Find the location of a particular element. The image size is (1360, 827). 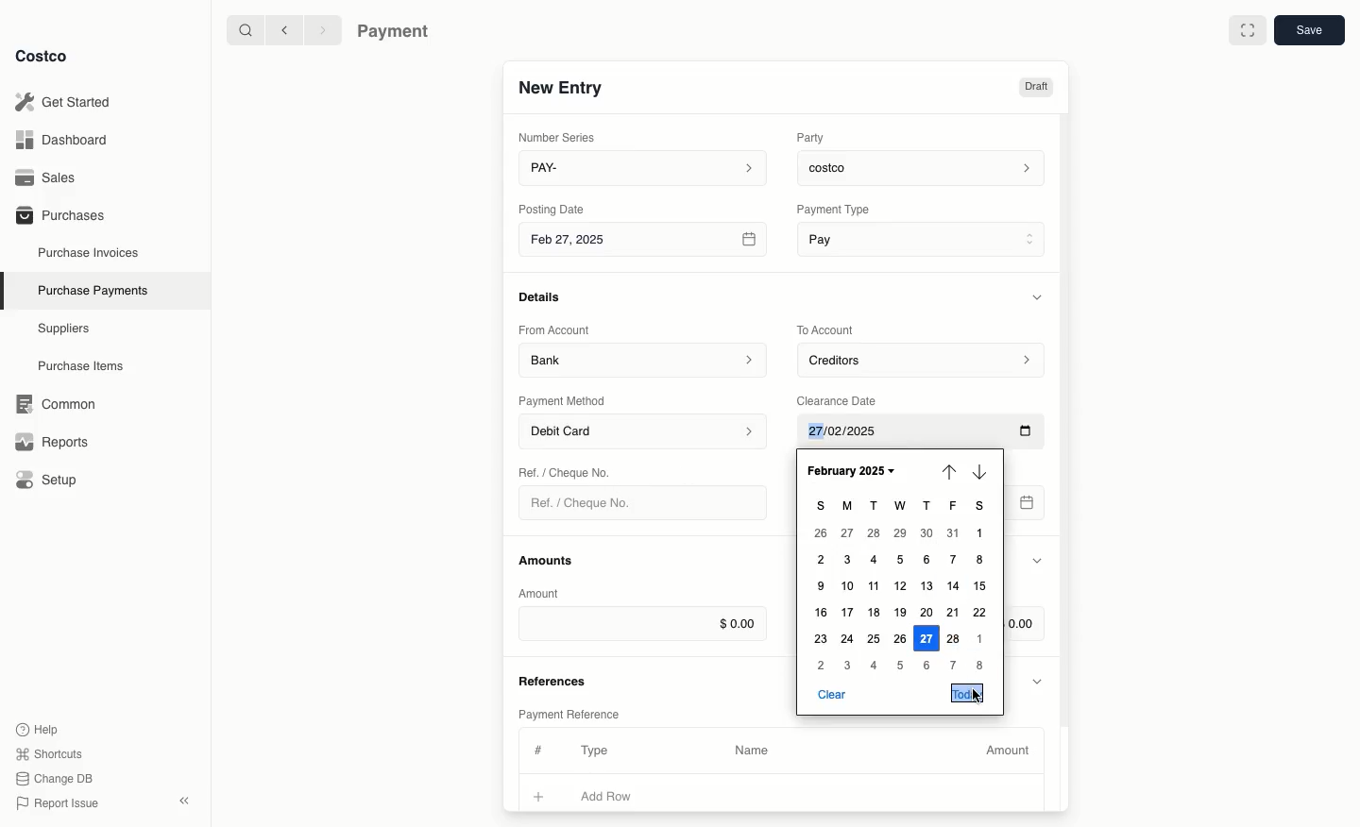

February 2025 is located at coordinates (849, 470).